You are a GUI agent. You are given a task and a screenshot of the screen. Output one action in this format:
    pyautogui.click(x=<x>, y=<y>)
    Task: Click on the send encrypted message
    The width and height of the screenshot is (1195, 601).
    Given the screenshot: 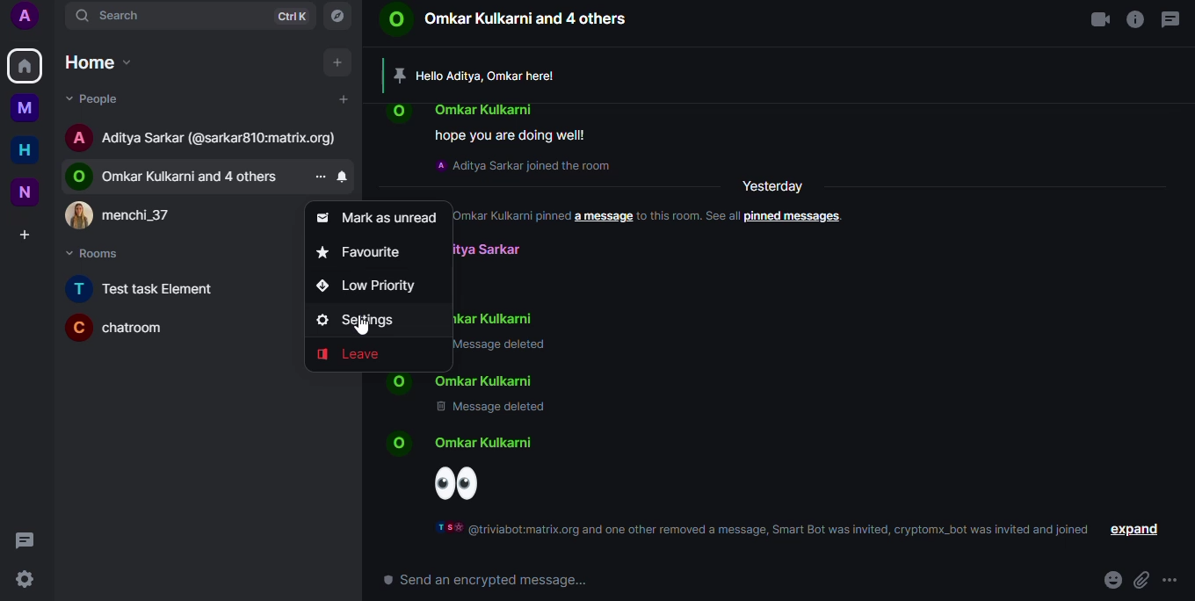 What is the action you would take?
    pyautogui.click(x=476, y=581)
    